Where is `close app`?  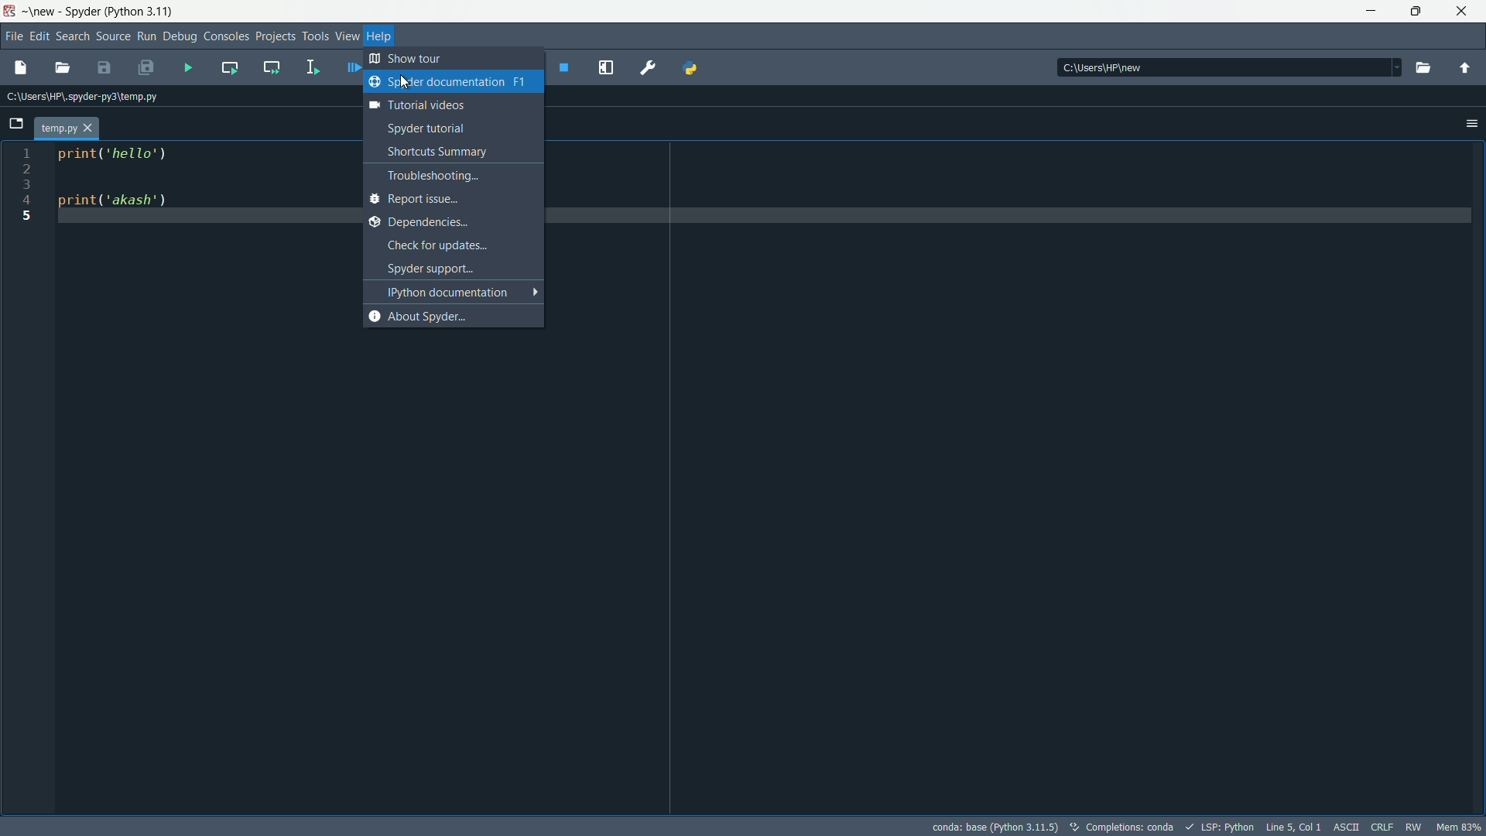 close app is located at coordinates (1463, 12).